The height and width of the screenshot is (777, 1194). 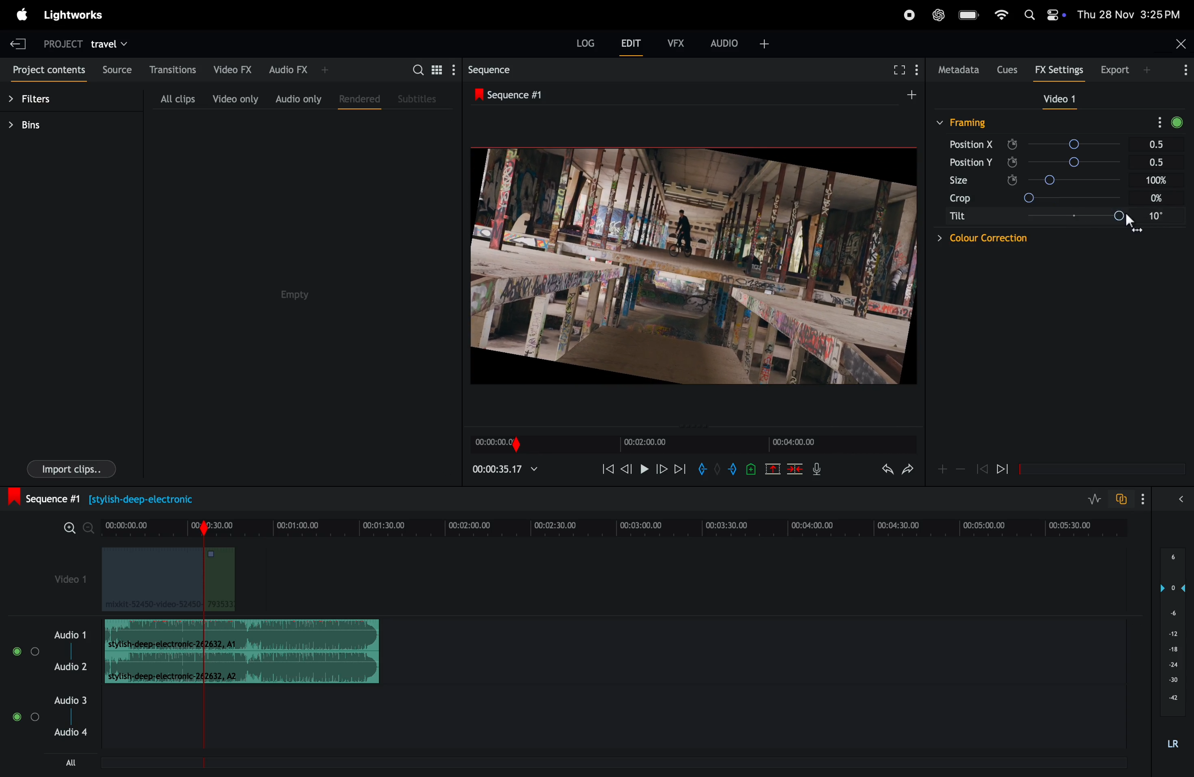 What do you see at coordinates (975, 164) in the screenshot?
I see `position y` at bounding box center [975, 164].